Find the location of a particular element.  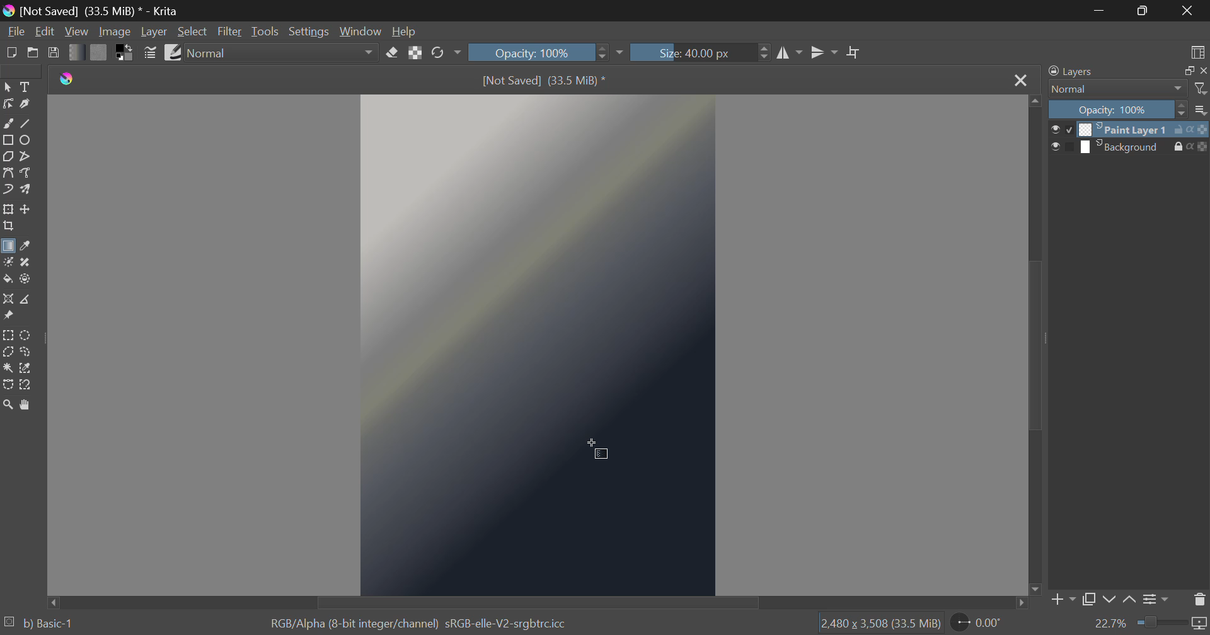

Smart Patch Tool is located at coordinates (26, 263).